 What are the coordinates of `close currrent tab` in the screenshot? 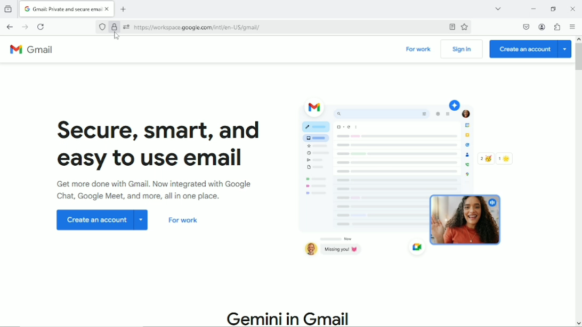 It's located at (108, 9).